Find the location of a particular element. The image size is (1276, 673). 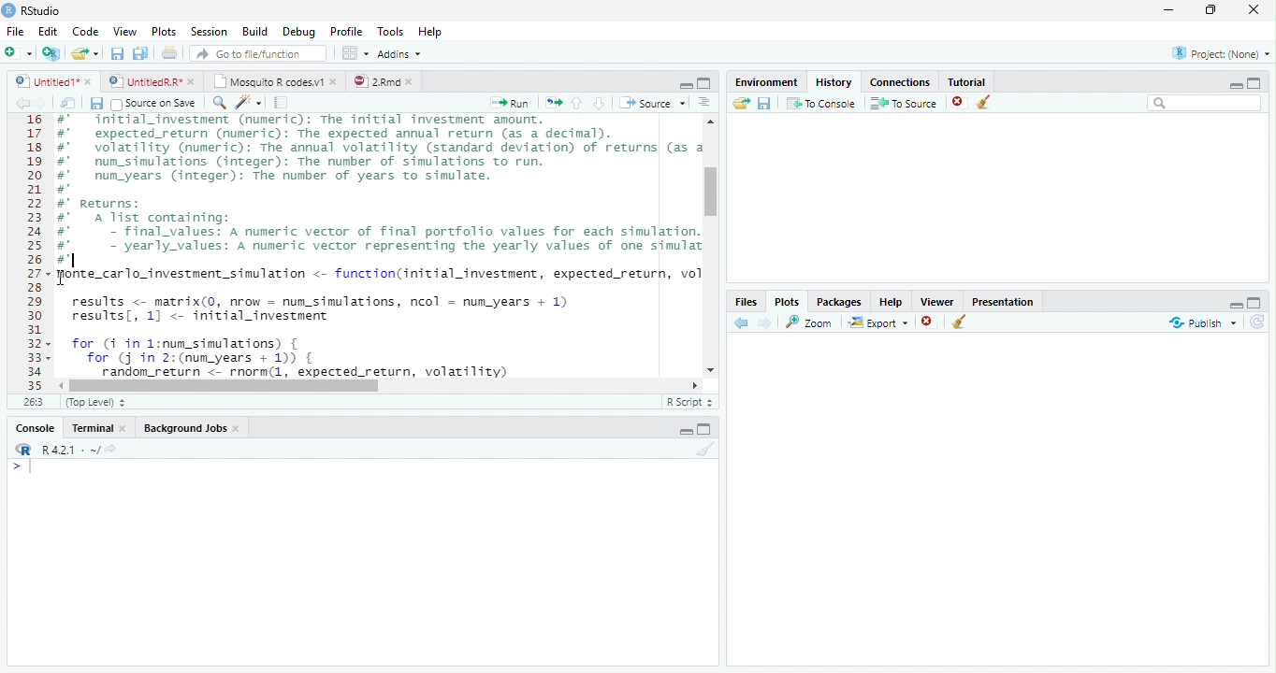

Save current file is located at coordinates (116, 53).